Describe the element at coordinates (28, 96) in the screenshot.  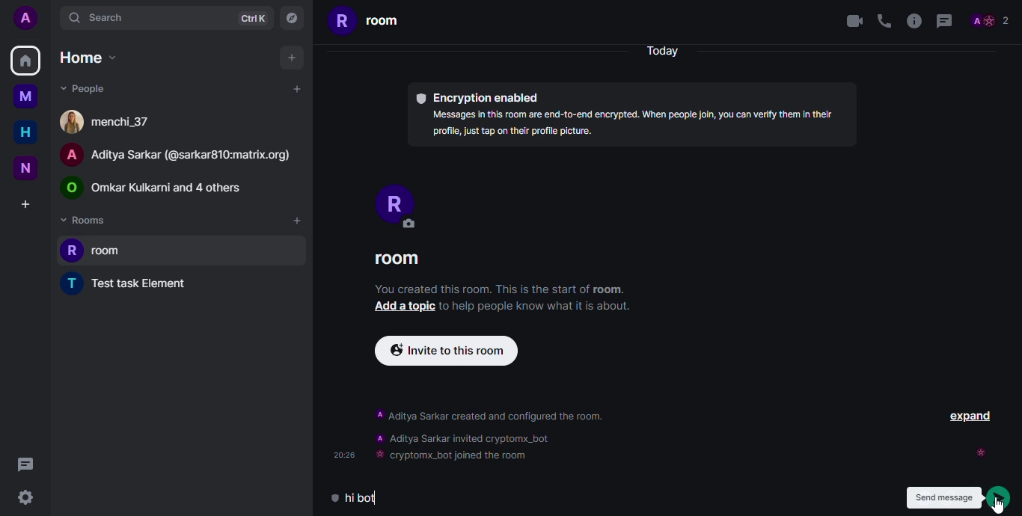
I see `myspace` at that location.